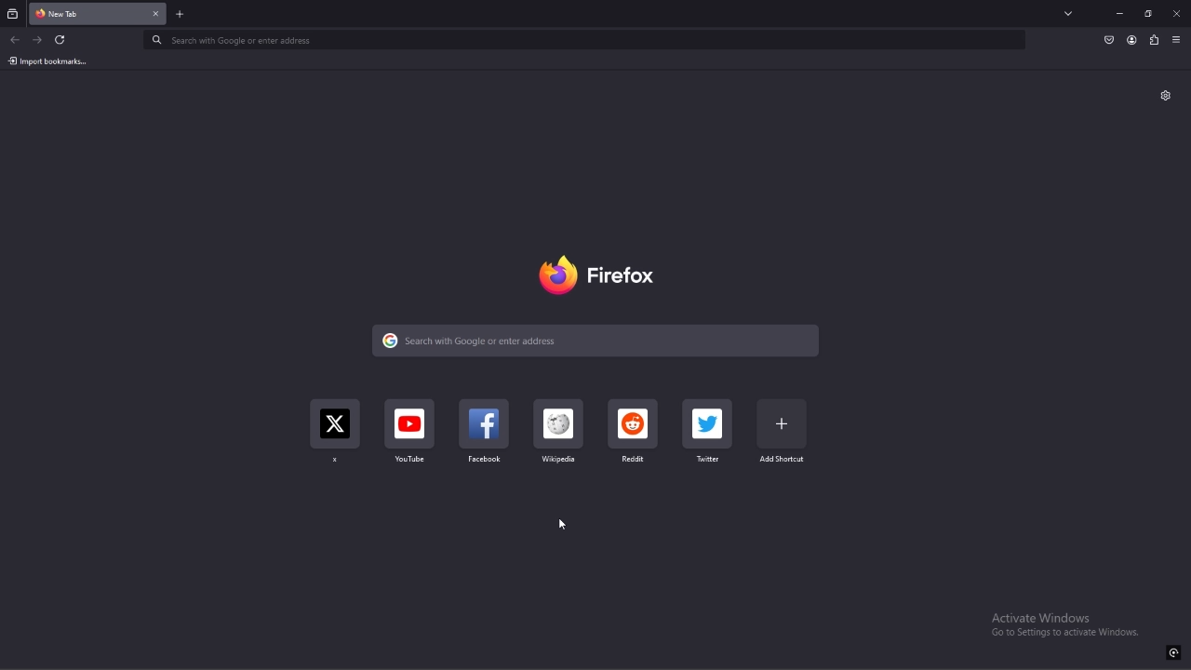 The width and height of the screenshot is (1191, 670). What do you see at coordinates (13, 15) in the screenshot?
I see `recent browsing` at bounding box center [13, 15].